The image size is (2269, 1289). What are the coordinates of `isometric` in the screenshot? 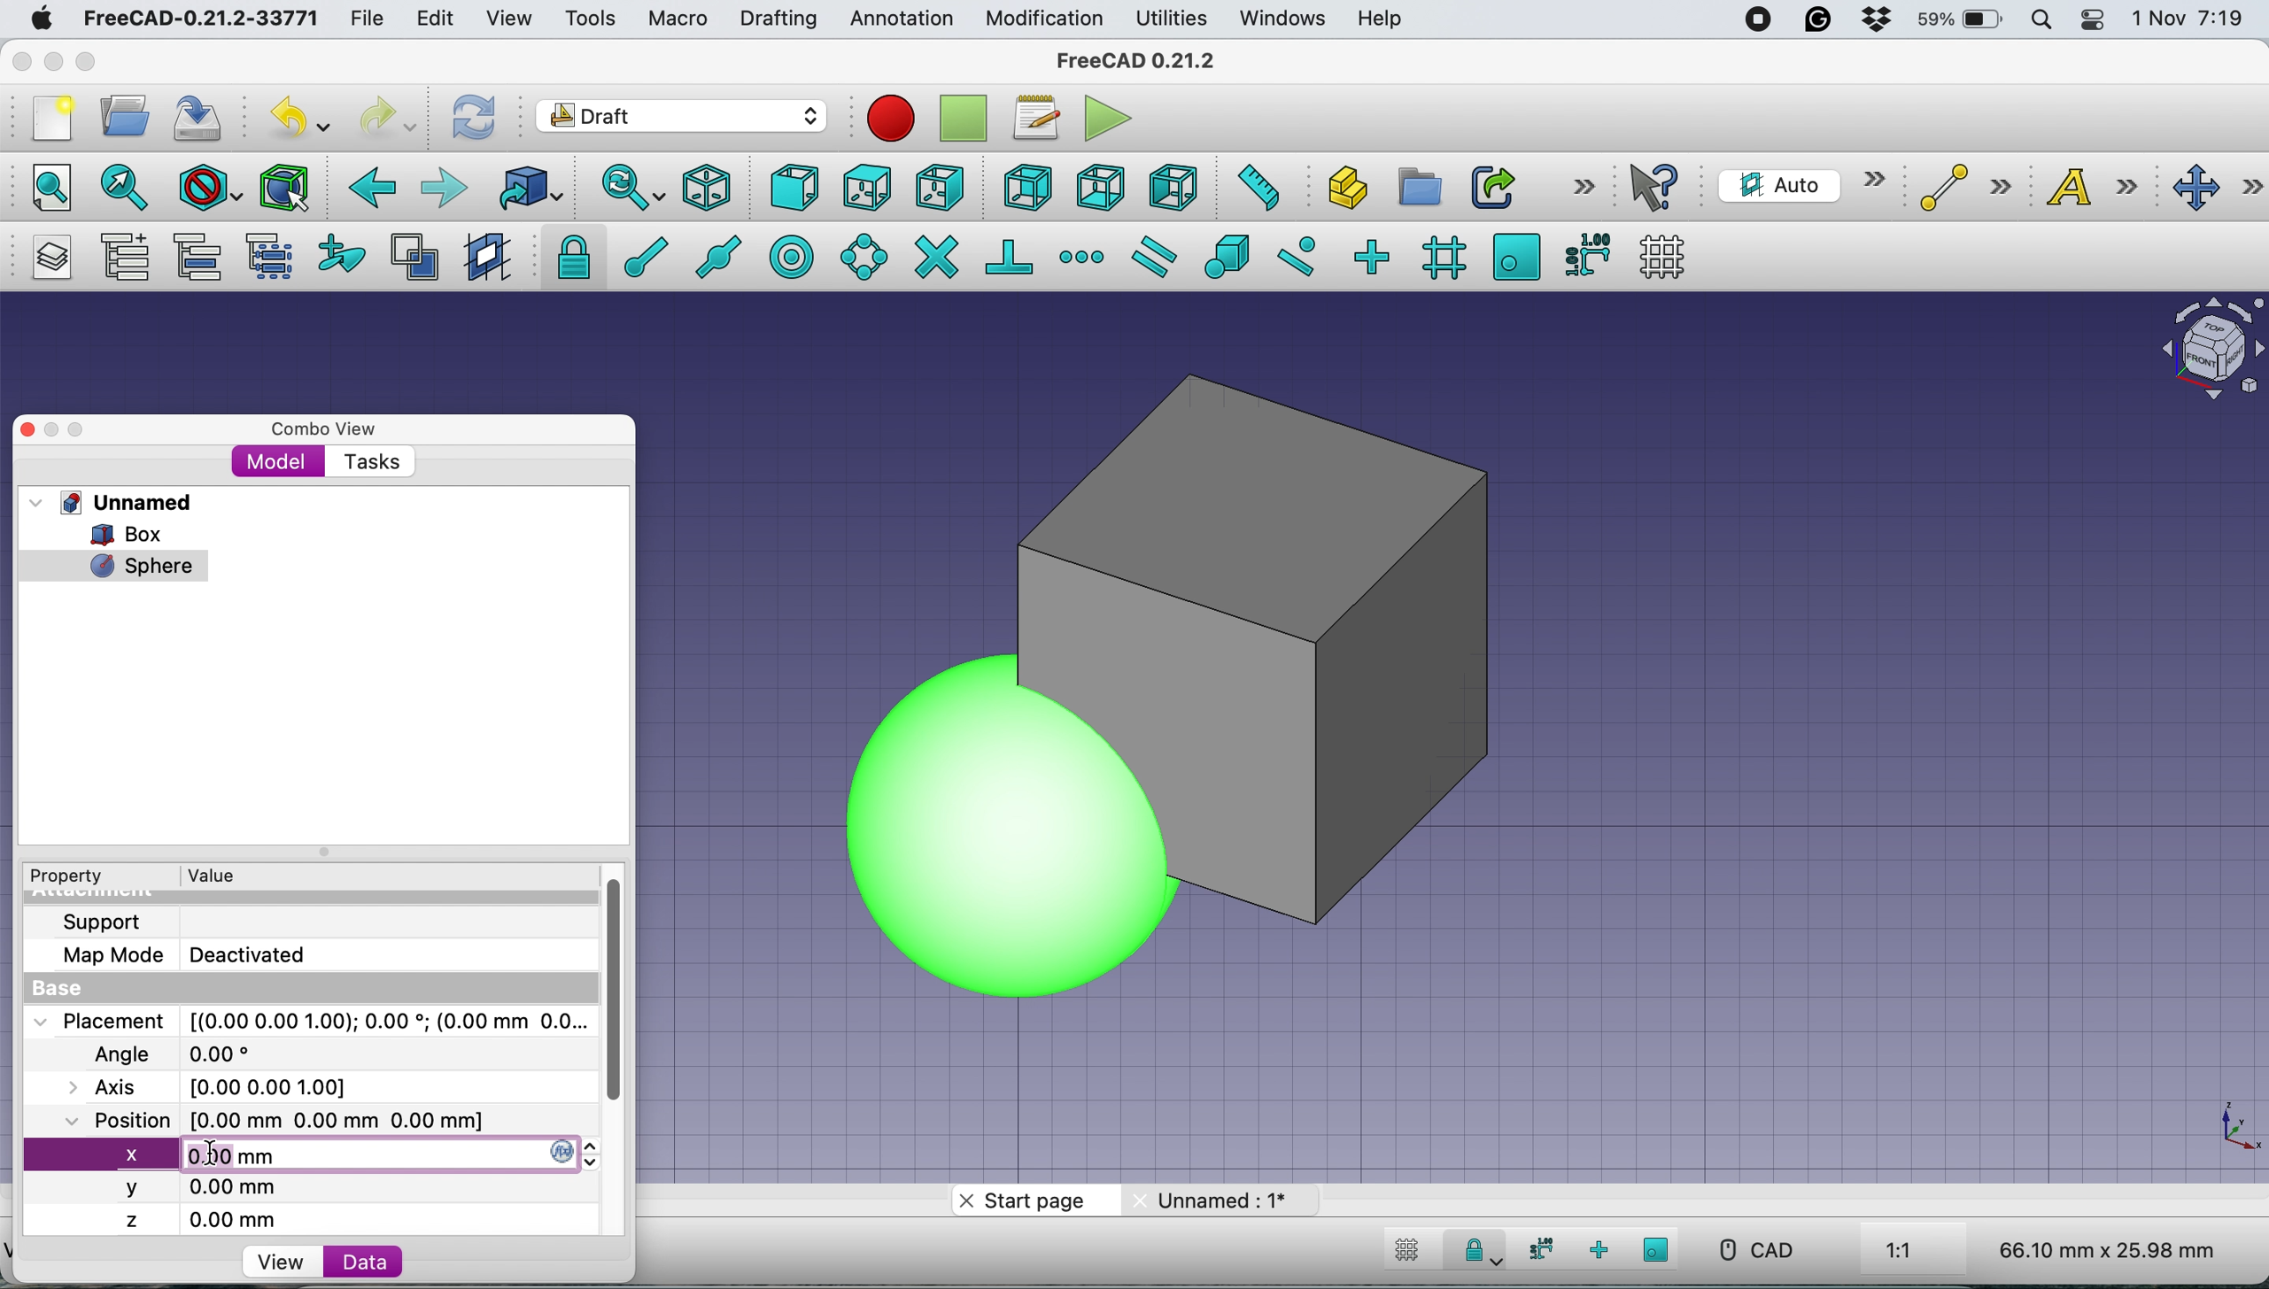 It's located at (714, 188).